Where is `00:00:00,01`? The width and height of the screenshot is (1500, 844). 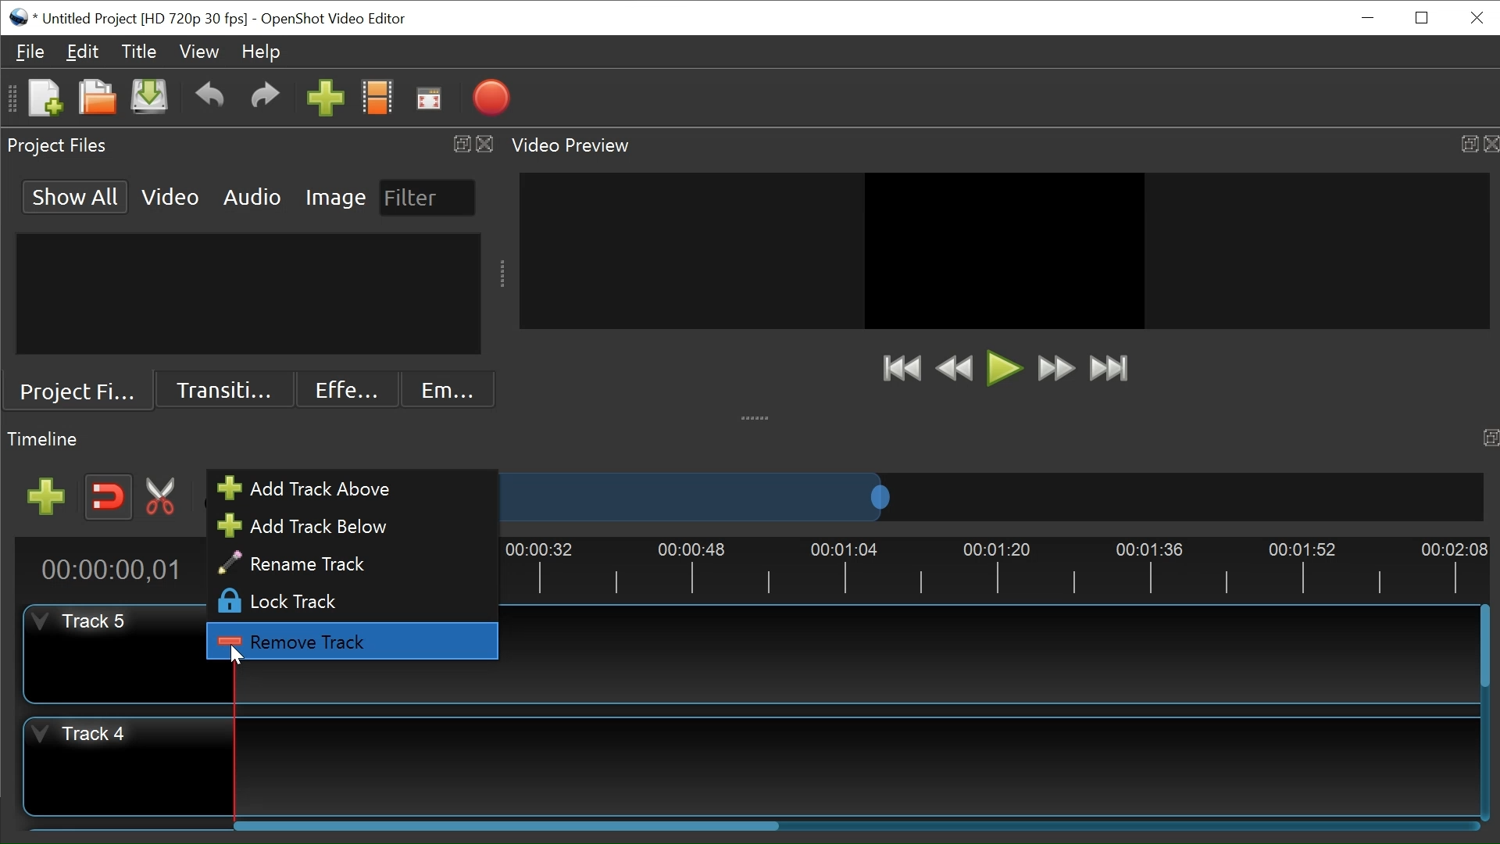
00:00:00,01 is located at coordinates (106, 569).